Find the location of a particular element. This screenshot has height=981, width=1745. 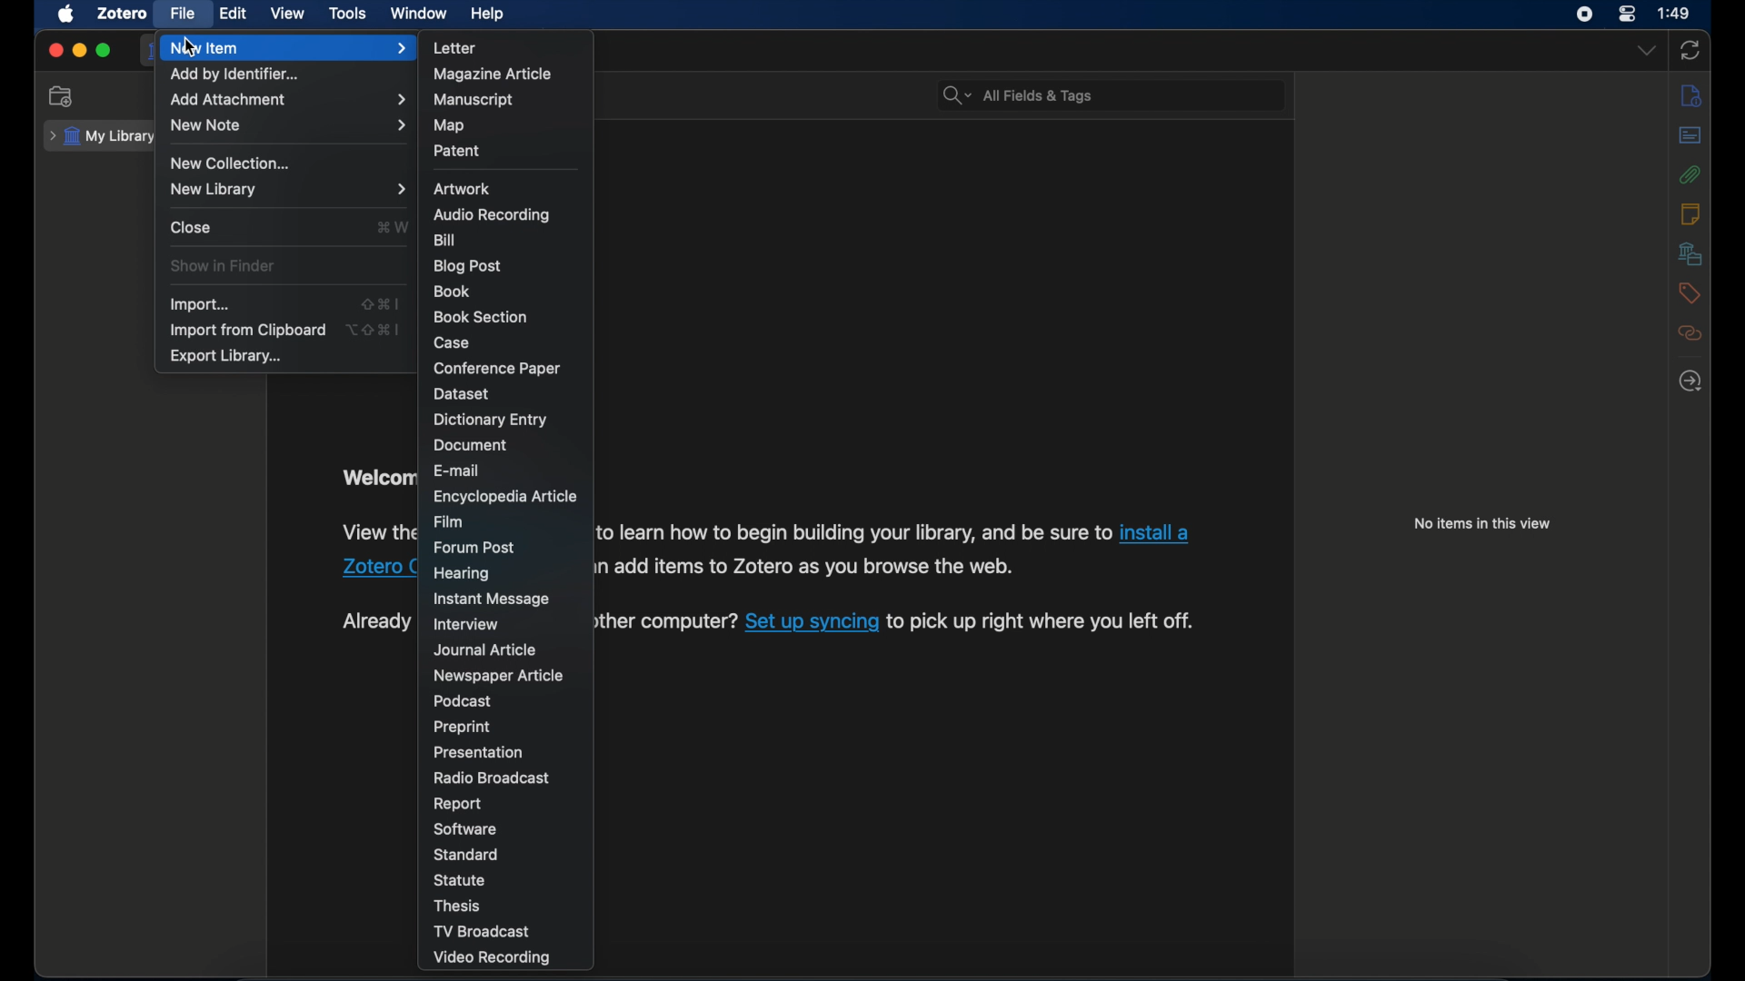

e-mail is located at coordinates (458, 470).